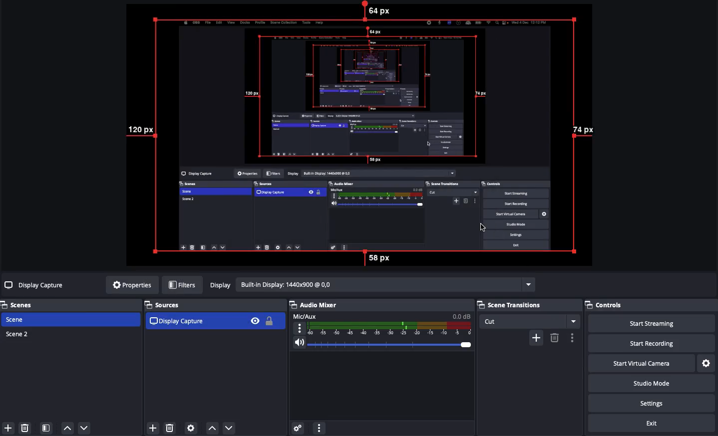  What do you see at coordinates (383, 258) in the screenshot?
I see `58 px` at bounding box center [383, 258].